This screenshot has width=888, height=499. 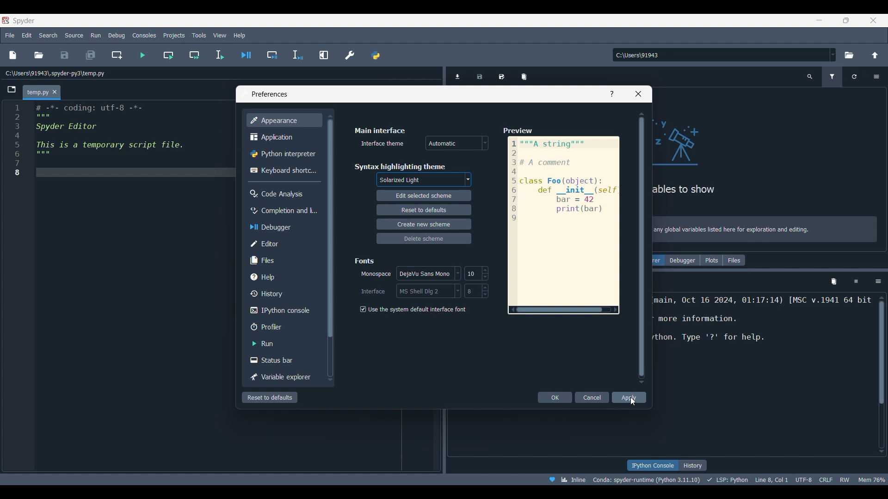 I want to click on Appearance, current selection highlighted, so click(x=284, y=120).